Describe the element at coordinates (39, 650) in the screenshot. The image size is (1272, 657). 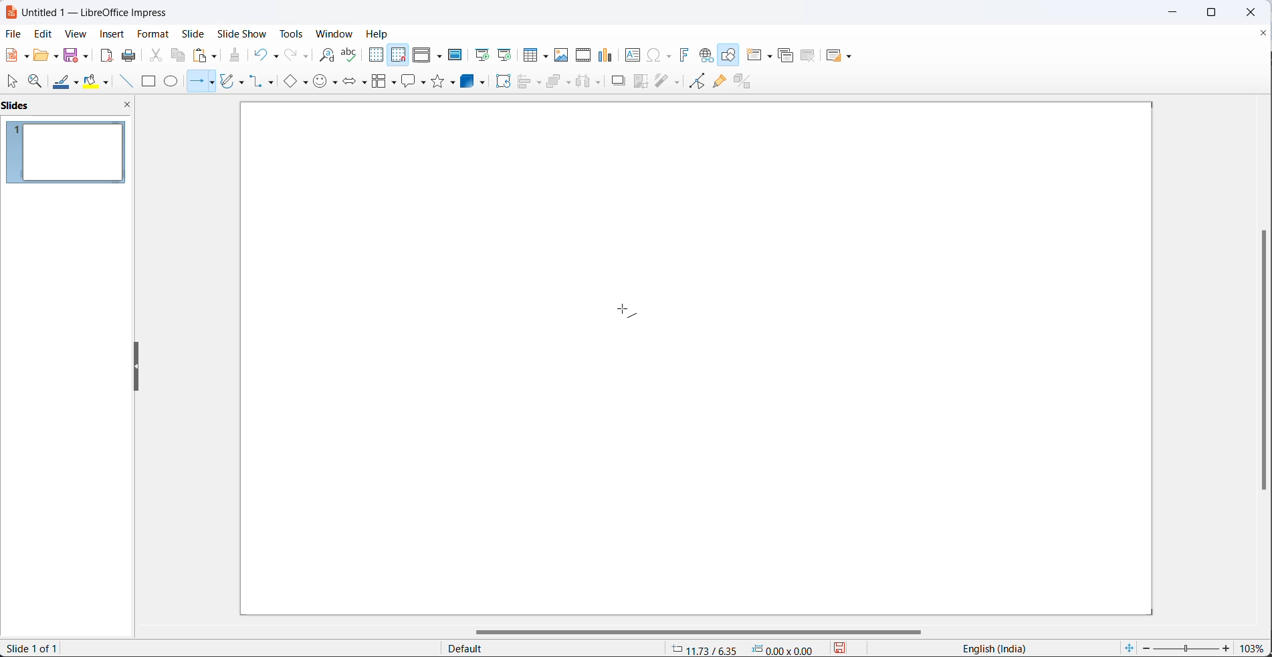
I see `slide 1 of 1` at that location.